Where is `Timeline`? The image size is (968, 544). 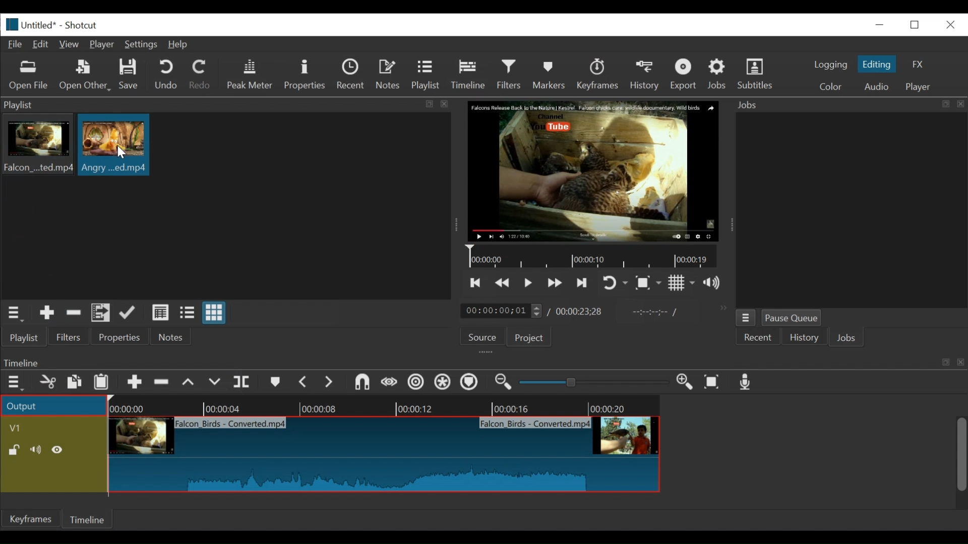 Timeline is located at coordinates (89, 518).